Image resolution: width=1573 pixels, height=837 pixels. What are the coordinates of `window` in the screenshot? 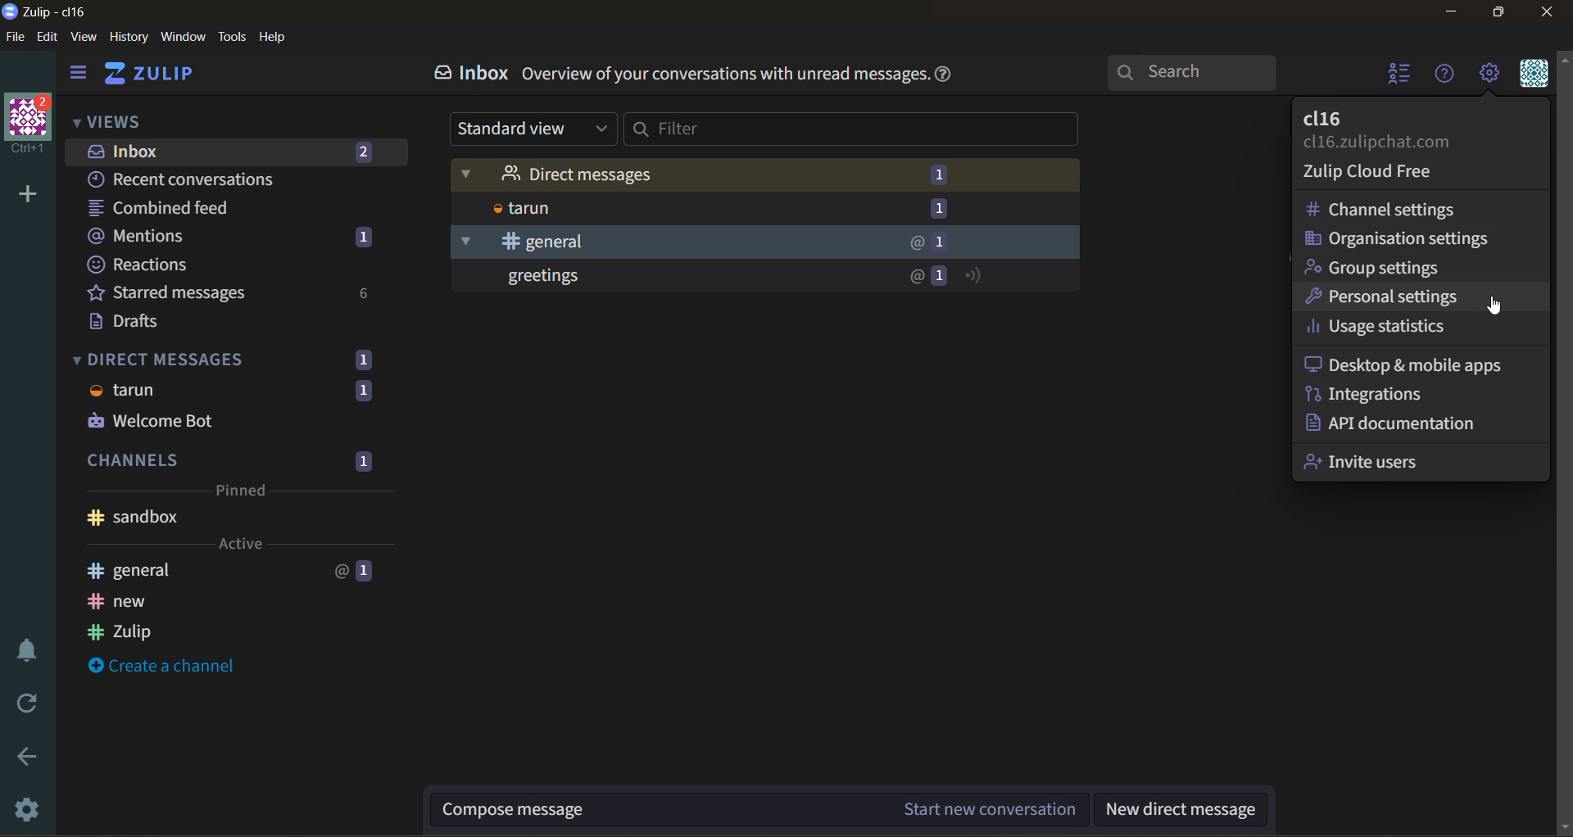 It's located at (184, 38).